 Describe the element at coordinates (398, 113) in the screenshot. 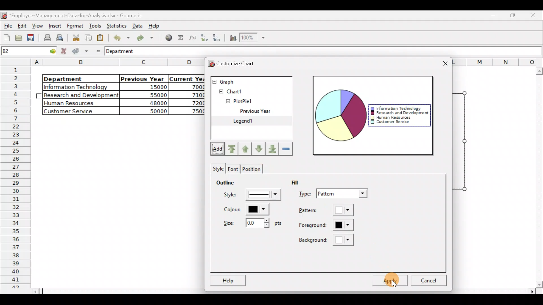

I see ` Research and Development` at that location.